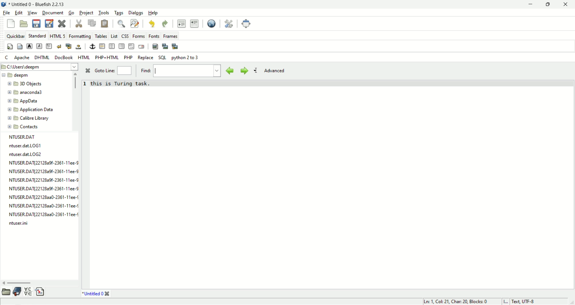  Describe the element at coordinates (107, 58) in the screenshot. I see `PHP+HTML` at that location.